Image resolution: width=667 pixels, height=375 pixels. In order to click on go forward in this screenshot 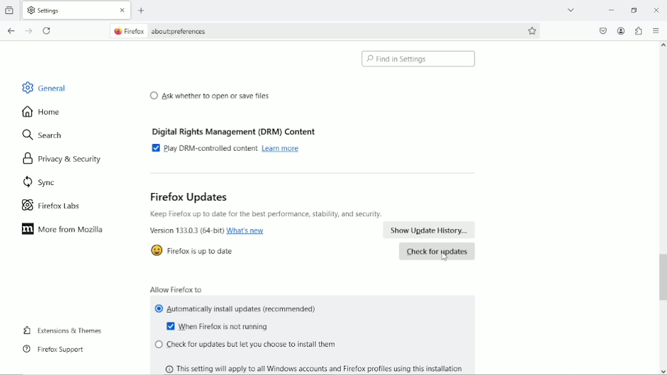, I will do `click(29, 31)`.